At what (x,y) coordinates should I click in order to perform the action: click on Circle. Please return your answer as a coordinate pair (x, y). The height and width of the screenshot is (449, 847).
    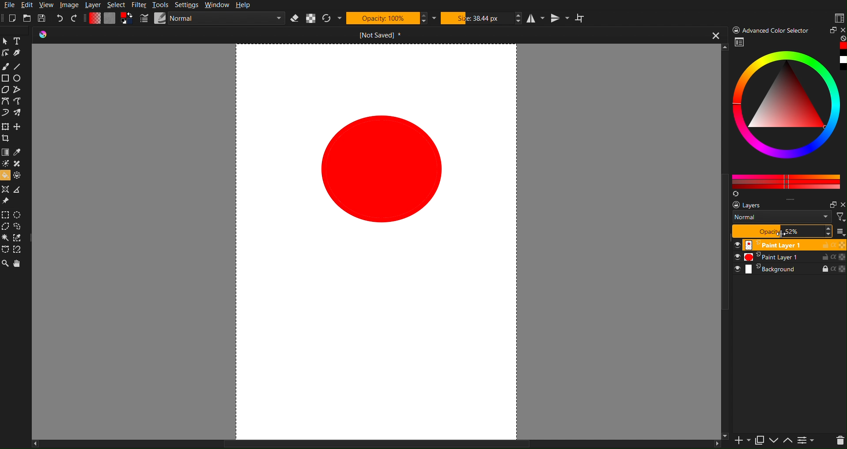
    Looking at the image, I should click on (17, 78).